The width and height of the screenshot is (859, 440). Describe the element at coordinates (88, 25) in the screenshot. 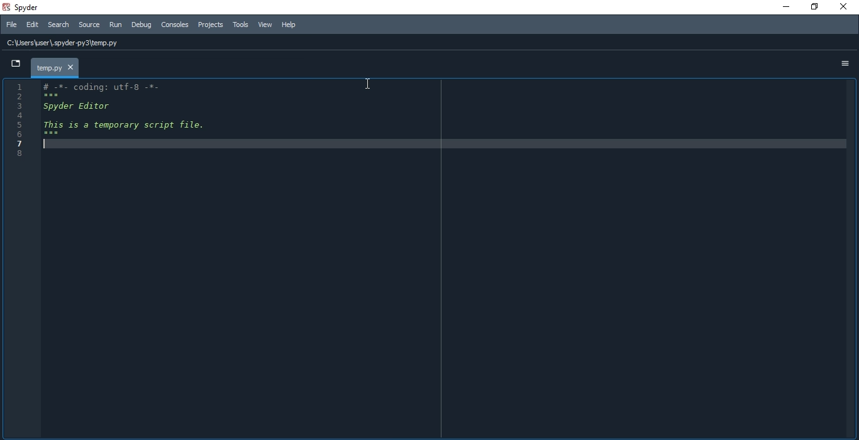

I see `source` at that location.